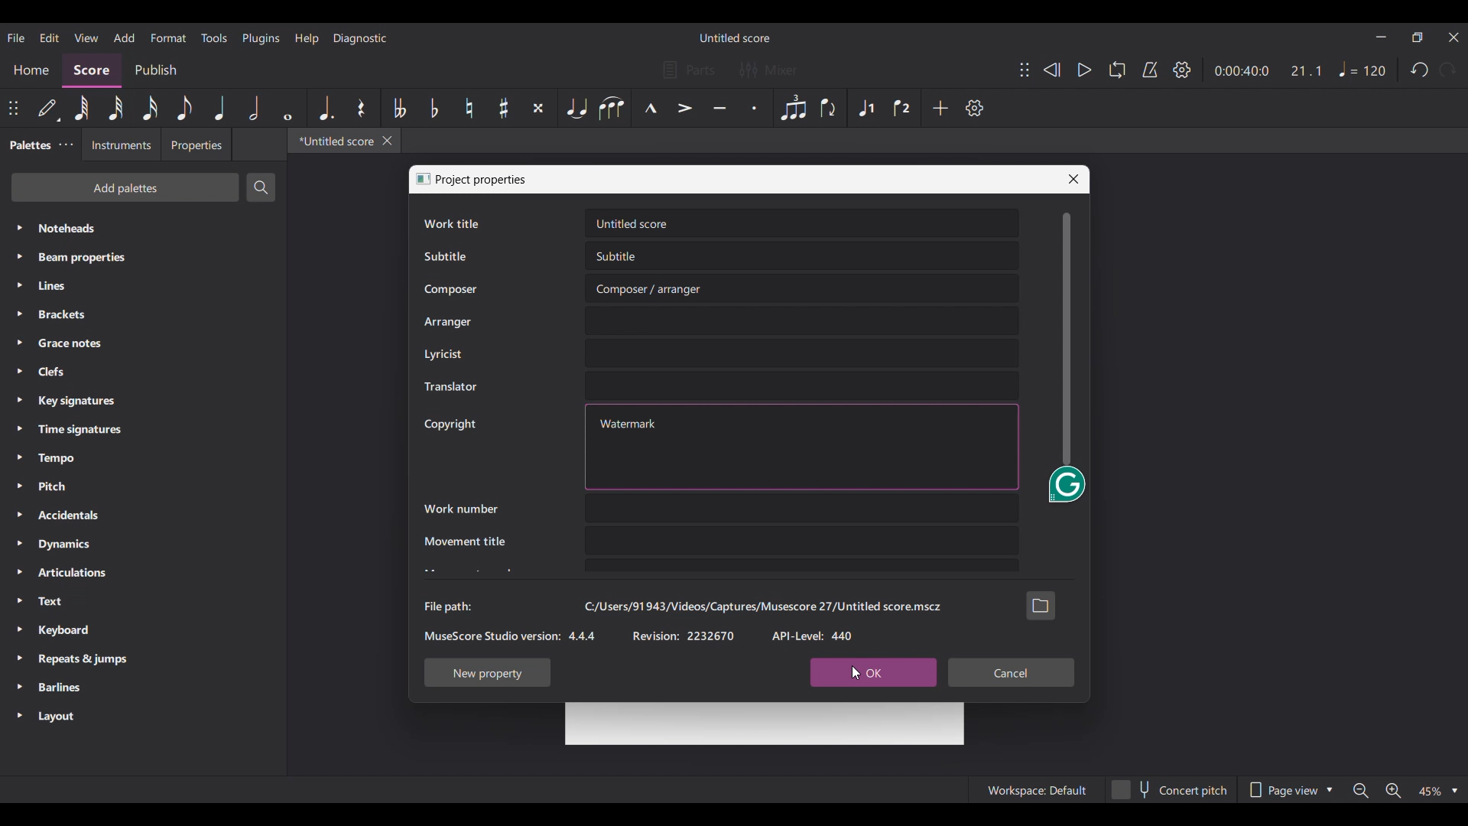 The height and width of the screenshot is (826, 1468). Describe the element at coordinates (903, 108) in the screenshot. I see `Voice 2` at that location.